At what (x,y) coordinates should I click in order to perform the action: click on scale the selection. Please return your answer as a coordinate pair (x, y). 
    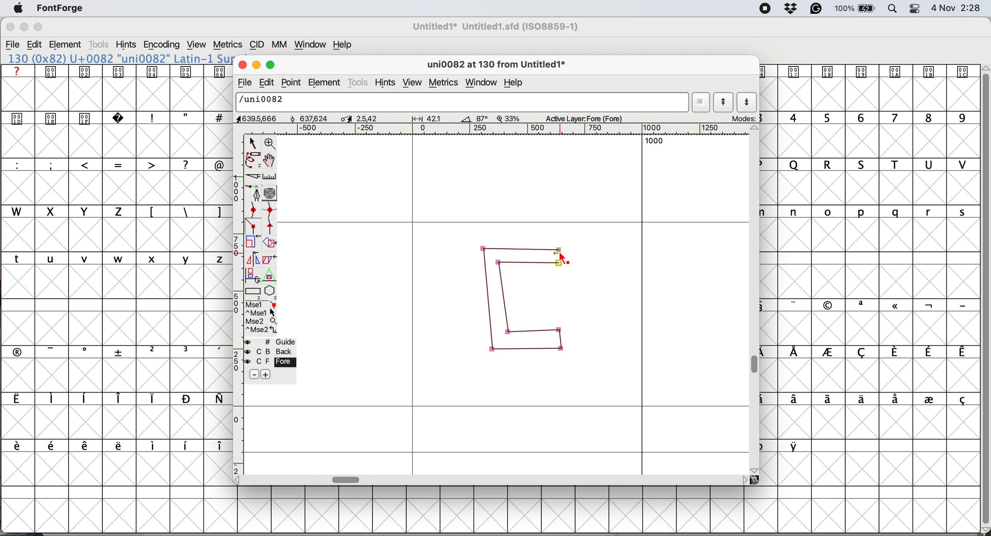
    Looking at the image, I should click on (253, 243).